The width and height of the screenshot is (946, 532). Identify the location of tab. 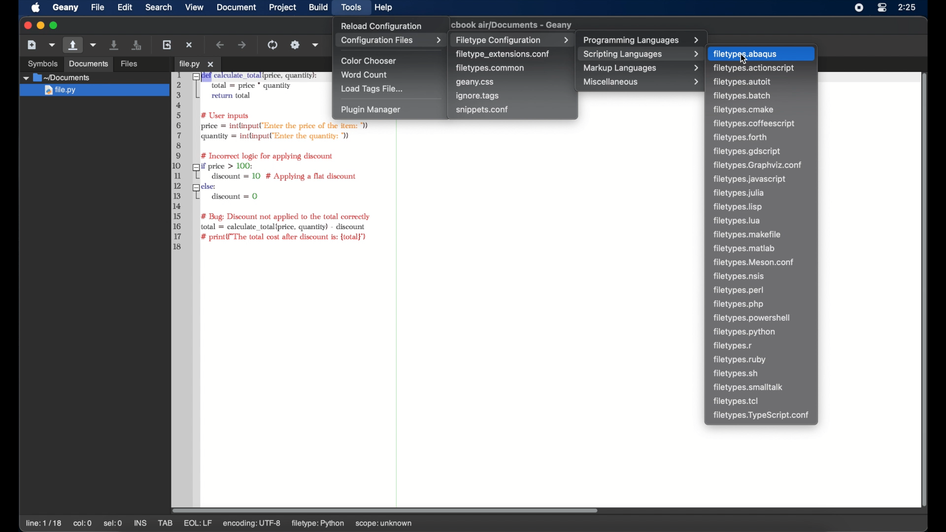
(197, 64).